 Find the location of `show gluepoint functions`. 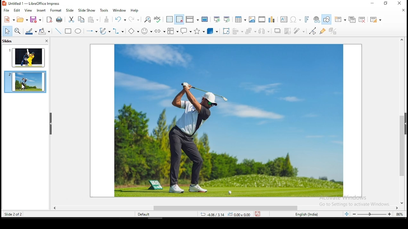

show gluepoint functions is located at coordinates (323, 31).